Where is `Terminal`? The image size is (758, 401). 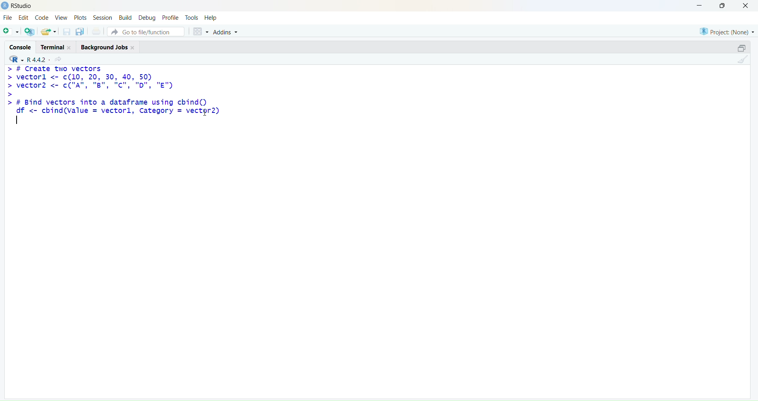 Terminal is located at coordinates (55, 47).